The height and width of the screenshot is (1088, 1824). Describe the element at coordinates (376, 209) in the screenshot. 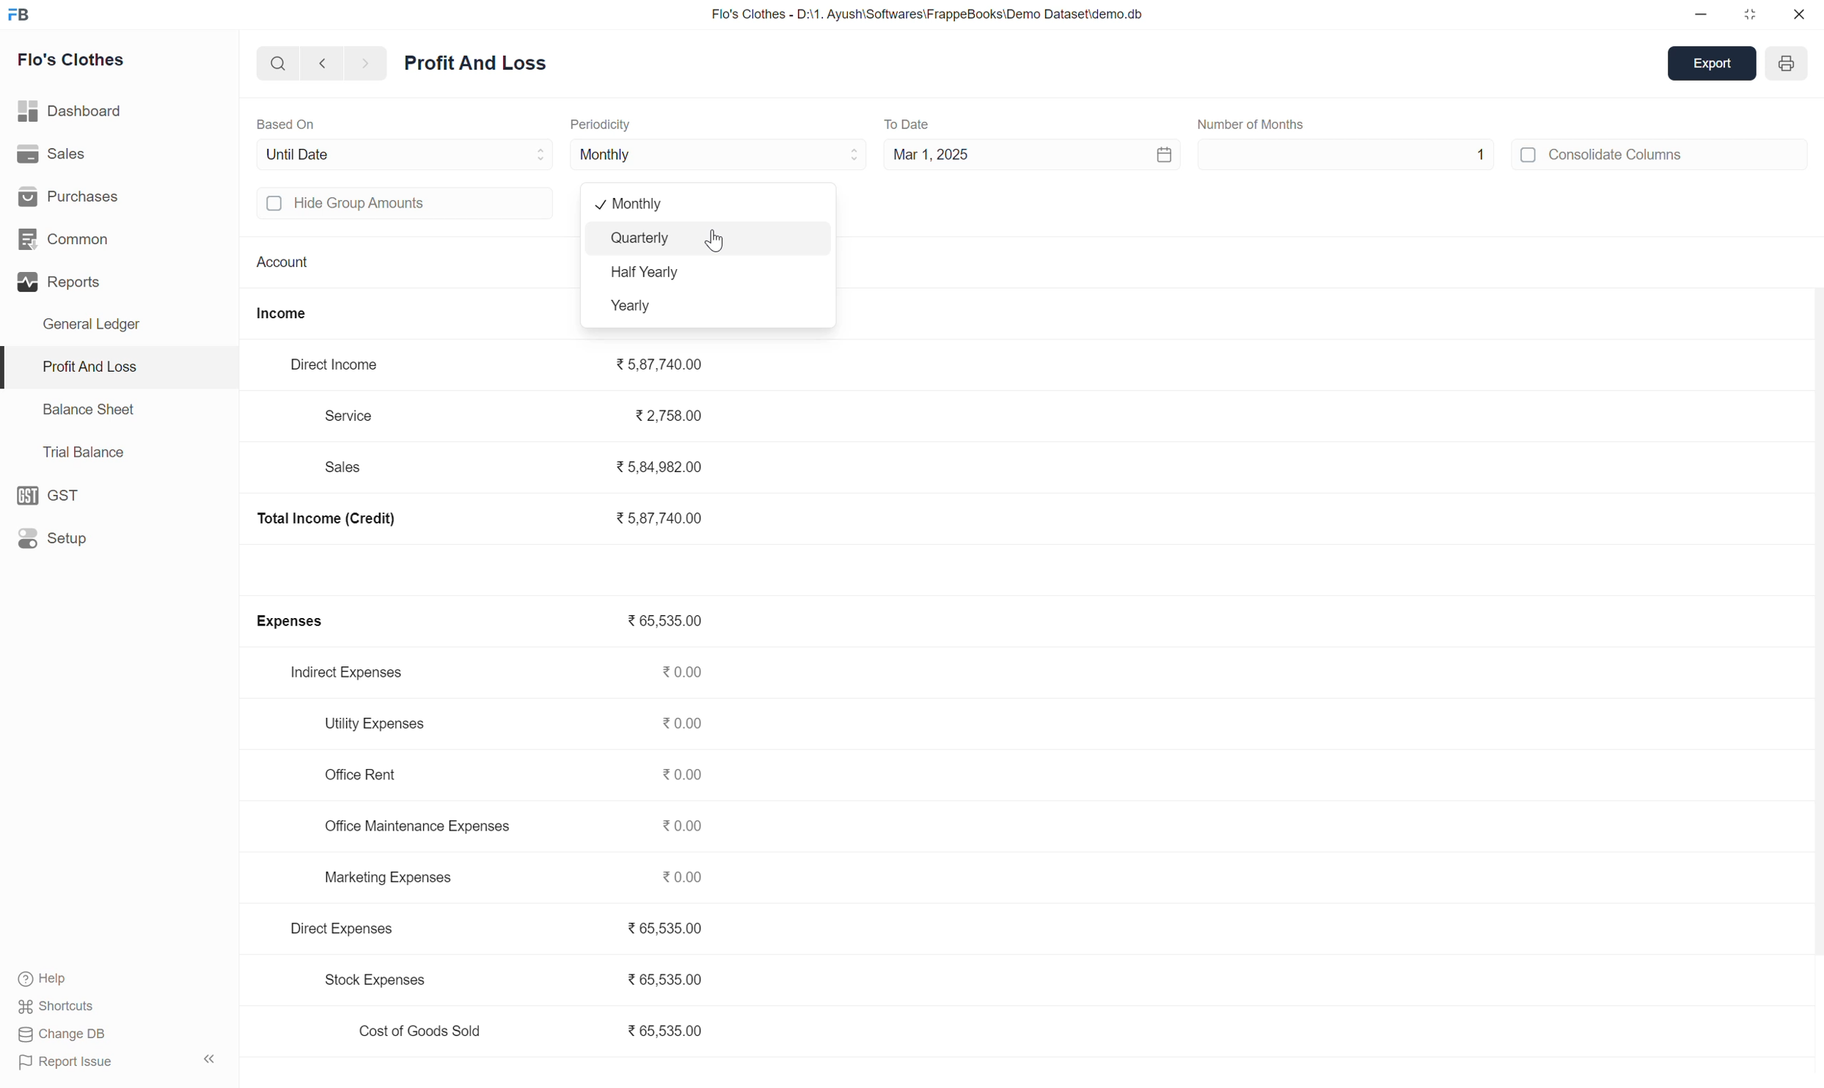

I see `Hide Group Amounts` at that location.